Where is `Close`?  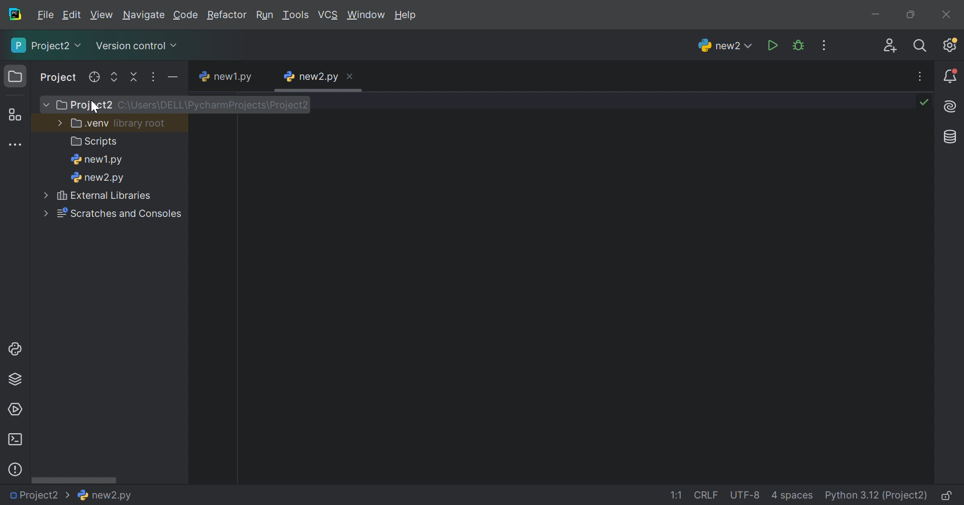 Close is located at coordinates (949, 12).